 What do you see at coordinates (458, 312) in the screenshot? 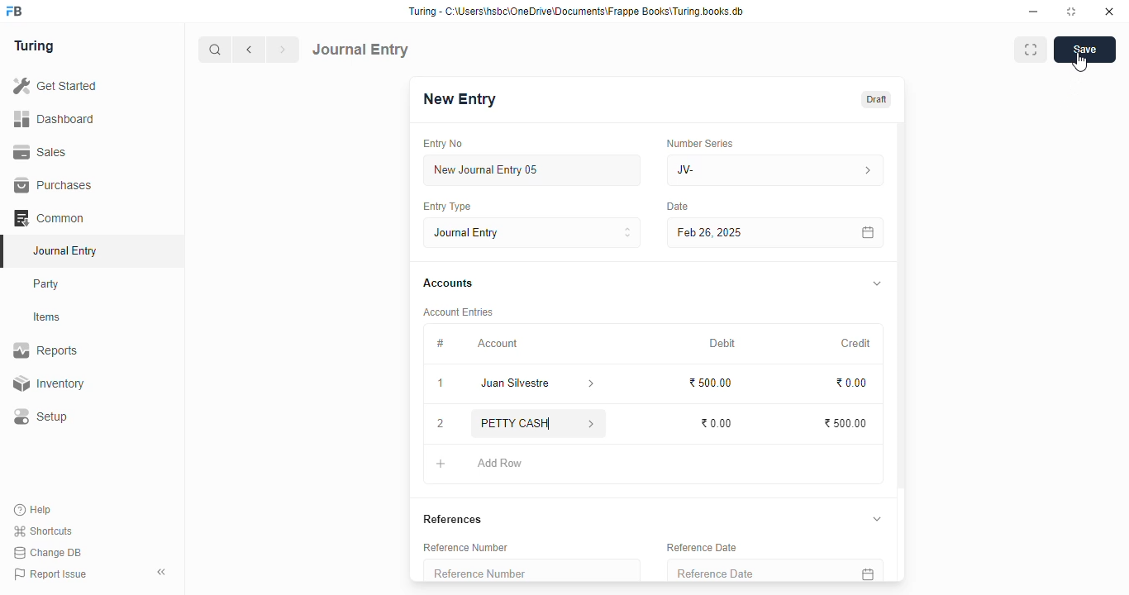
I see `account entries` at bounding box center [458, 312].